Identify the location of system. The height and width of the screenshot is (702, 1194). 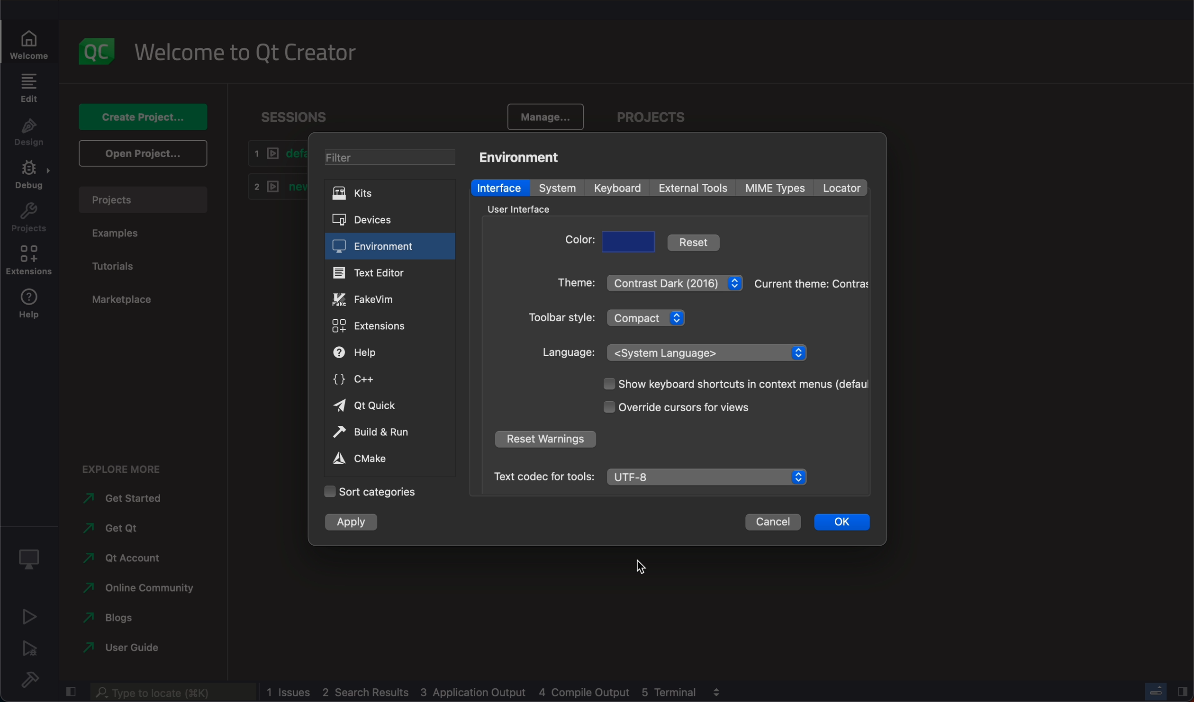
(561, 189).